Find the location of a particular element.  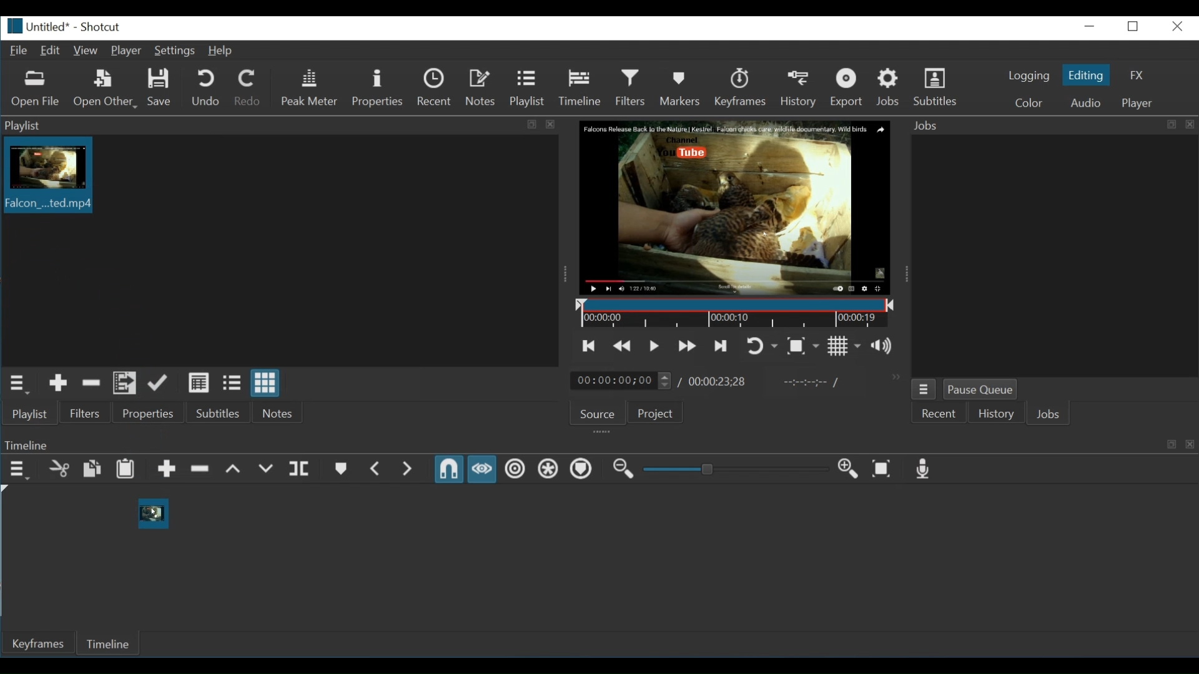

Skip to the next point is located at coordinates (719, 346).